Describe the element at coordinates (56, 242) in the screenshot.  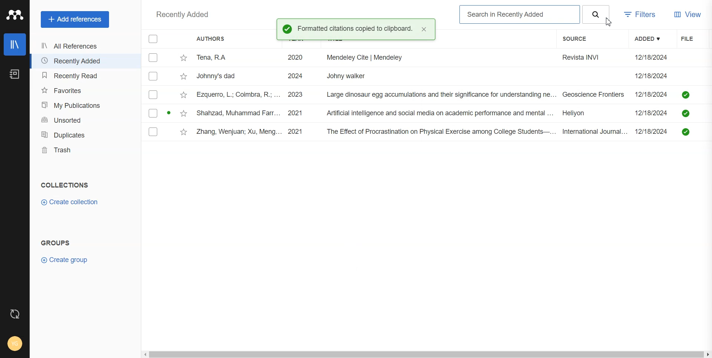
I see `GROUPS` at that location.